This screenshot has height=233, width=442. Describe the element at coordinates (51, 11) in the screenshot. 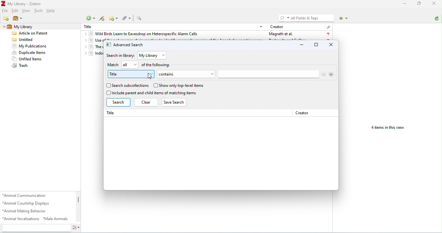

I see `help` at that location.